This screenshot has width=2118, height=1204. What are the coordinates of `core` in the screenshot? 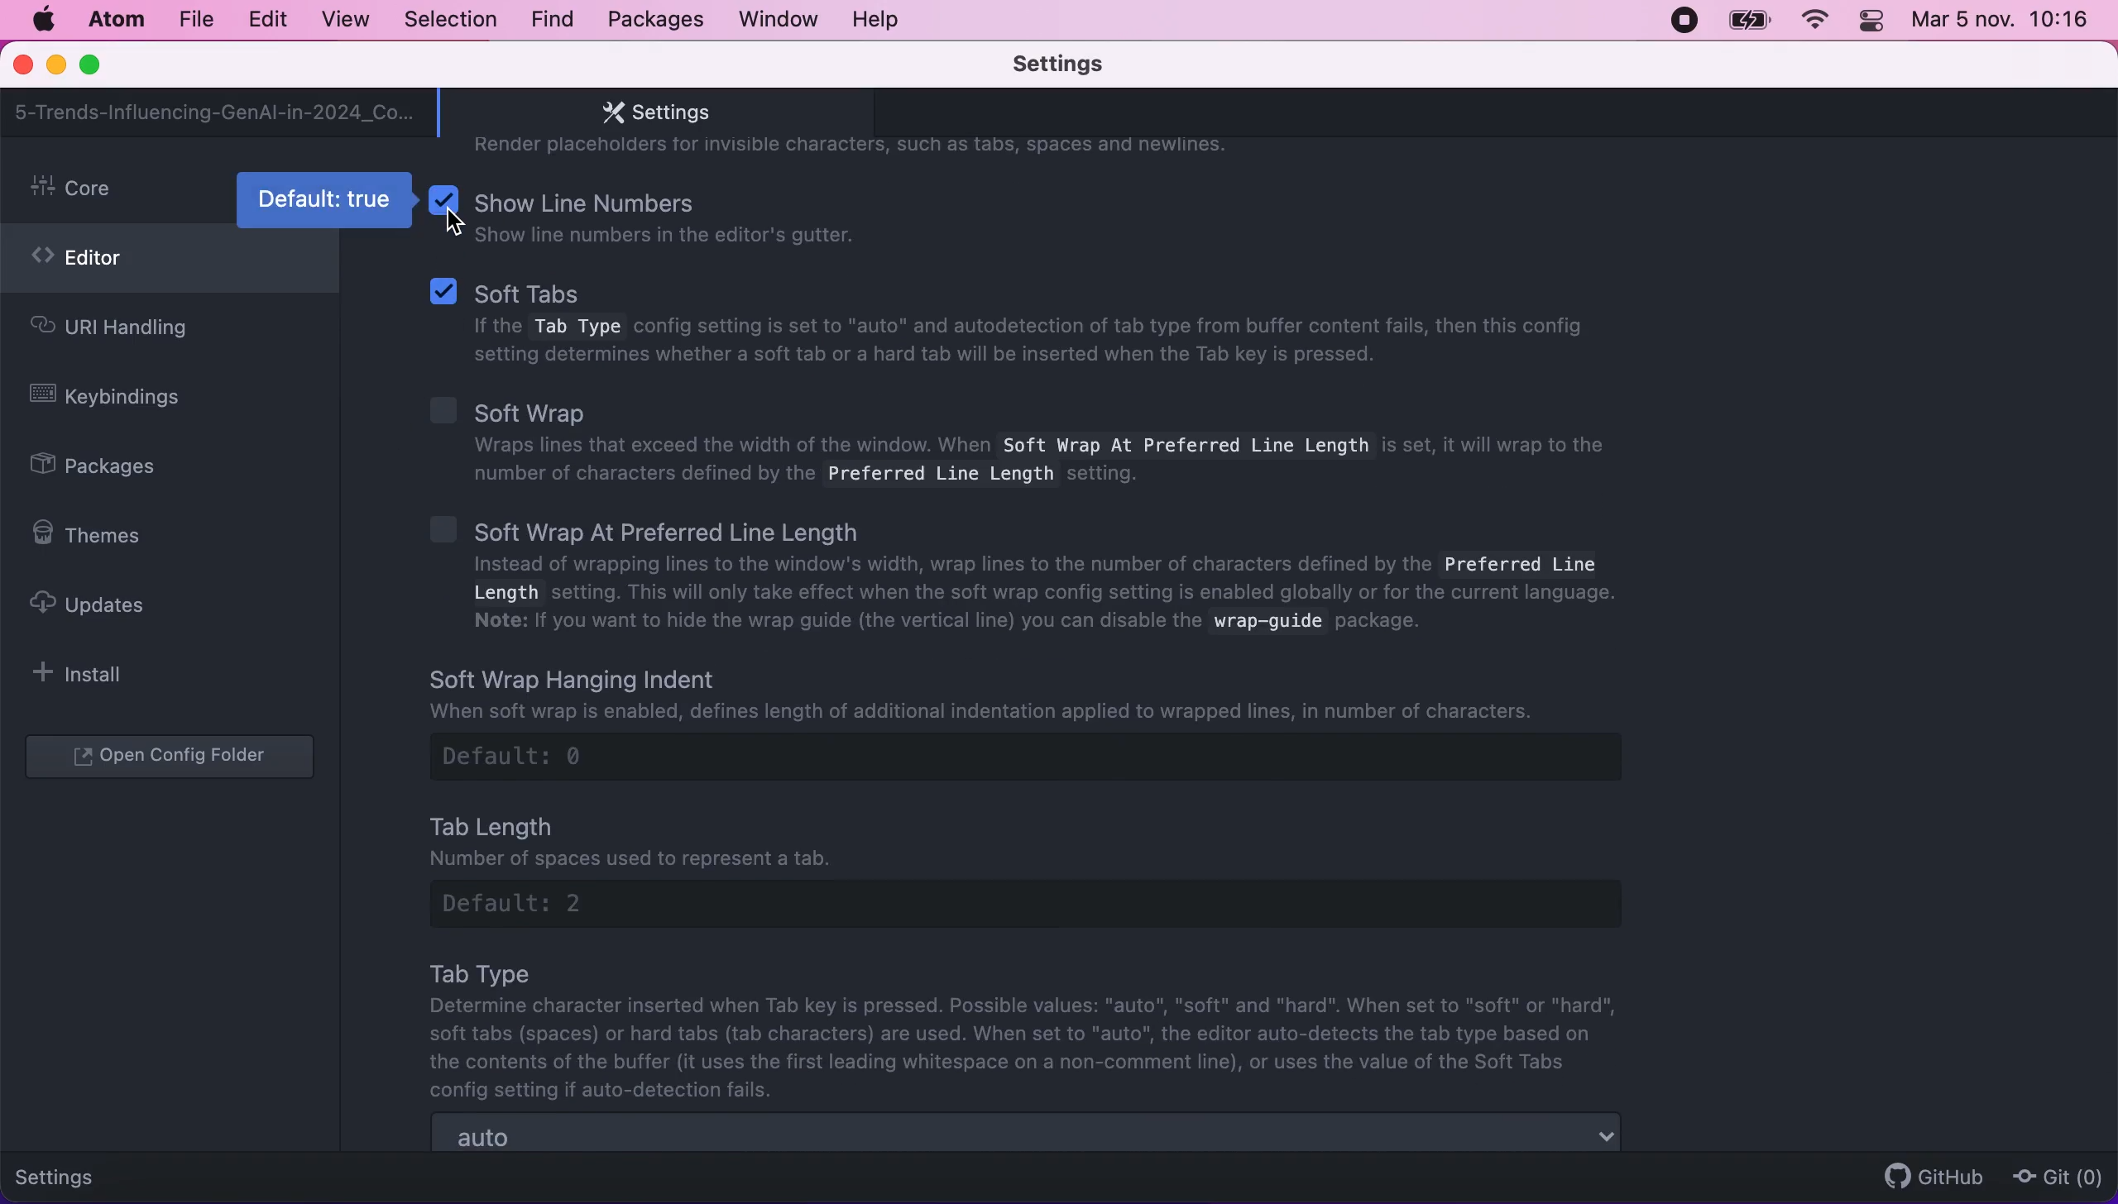 It's located at (110, 193).